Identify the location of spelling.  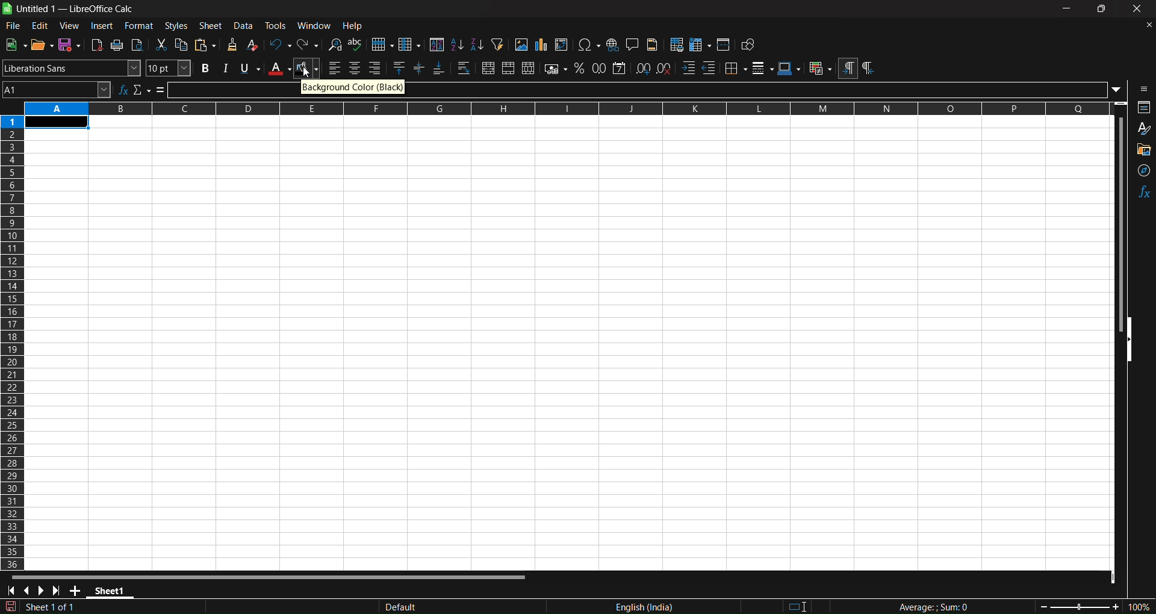
(356, 44).